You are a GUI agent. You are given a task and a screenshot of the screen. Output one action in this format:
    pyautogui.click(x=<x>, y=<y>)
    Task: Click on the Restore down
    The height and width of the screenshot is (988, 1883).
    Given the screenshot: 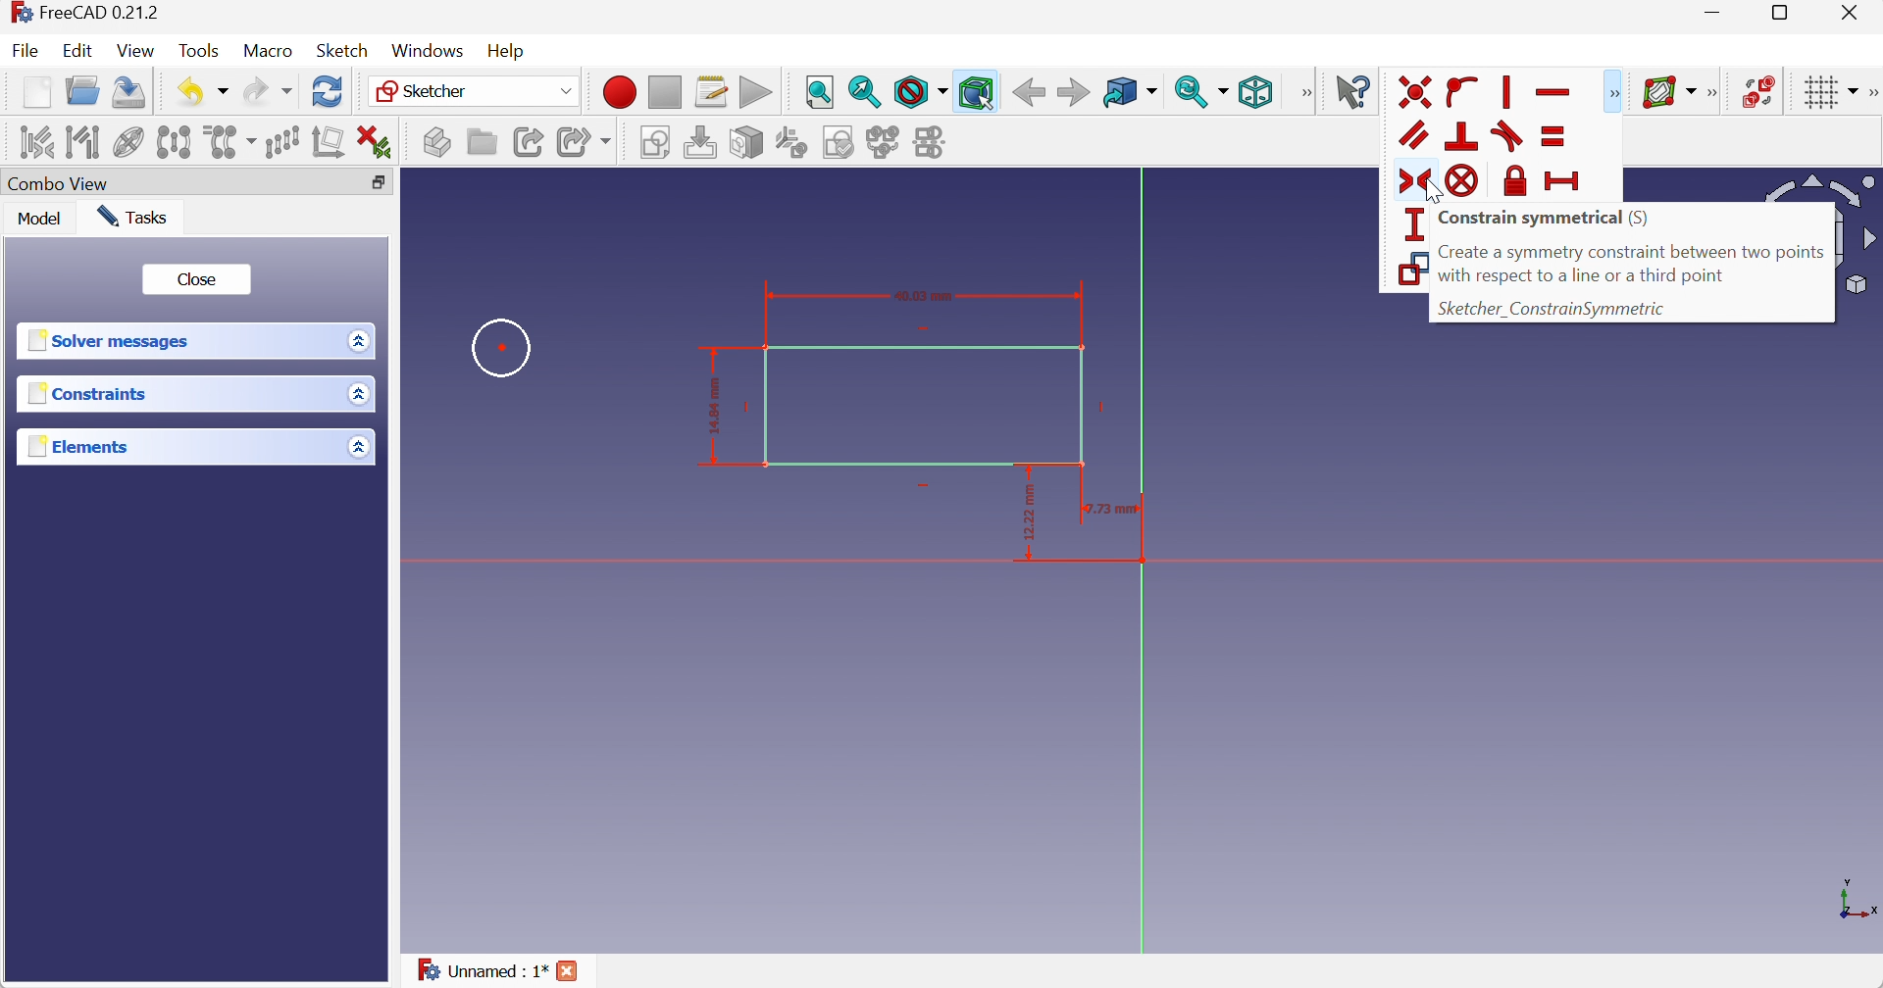 What is the action you would take?
    pyautogui.click(x=380, y=184)
    